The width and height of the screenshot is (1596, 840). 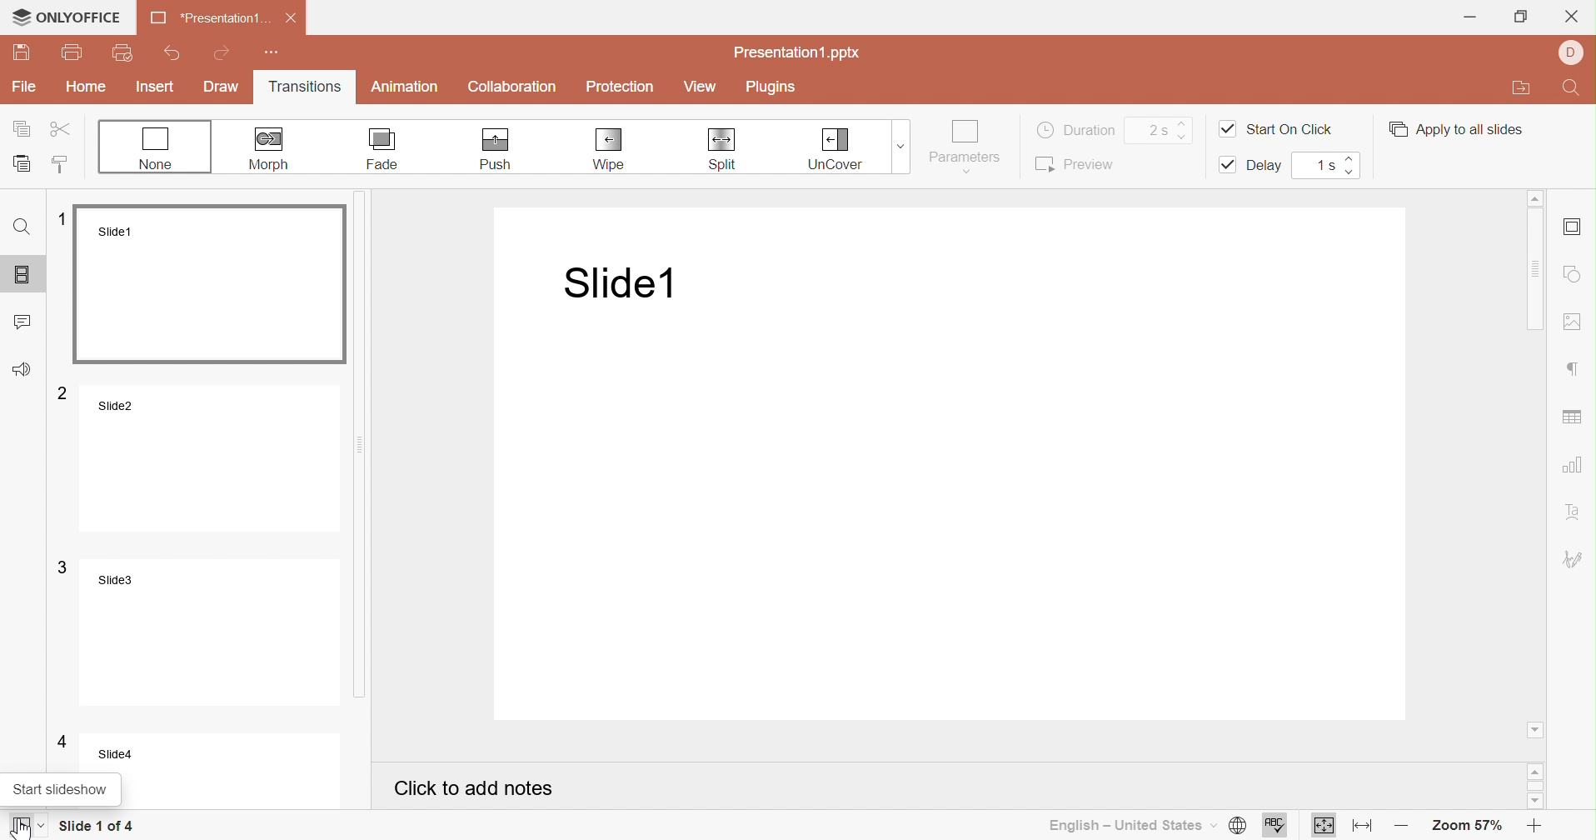 What do you see at coordinates (25, 371) in the screenshot?
I see `Feedback & Support` at bounding box center [25, 371].